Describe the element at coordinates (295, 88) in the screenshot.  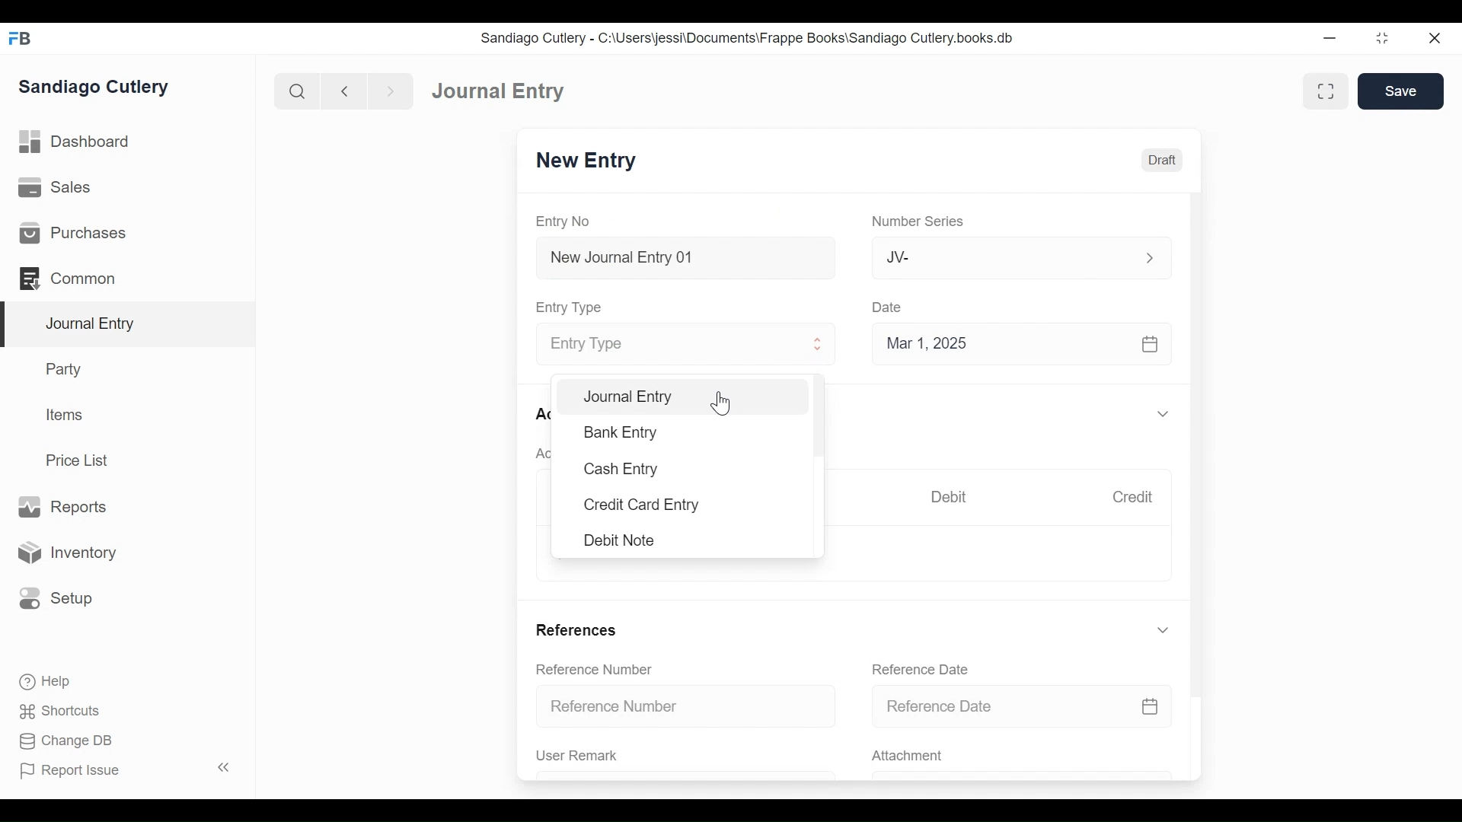
I see `search ` at that location.